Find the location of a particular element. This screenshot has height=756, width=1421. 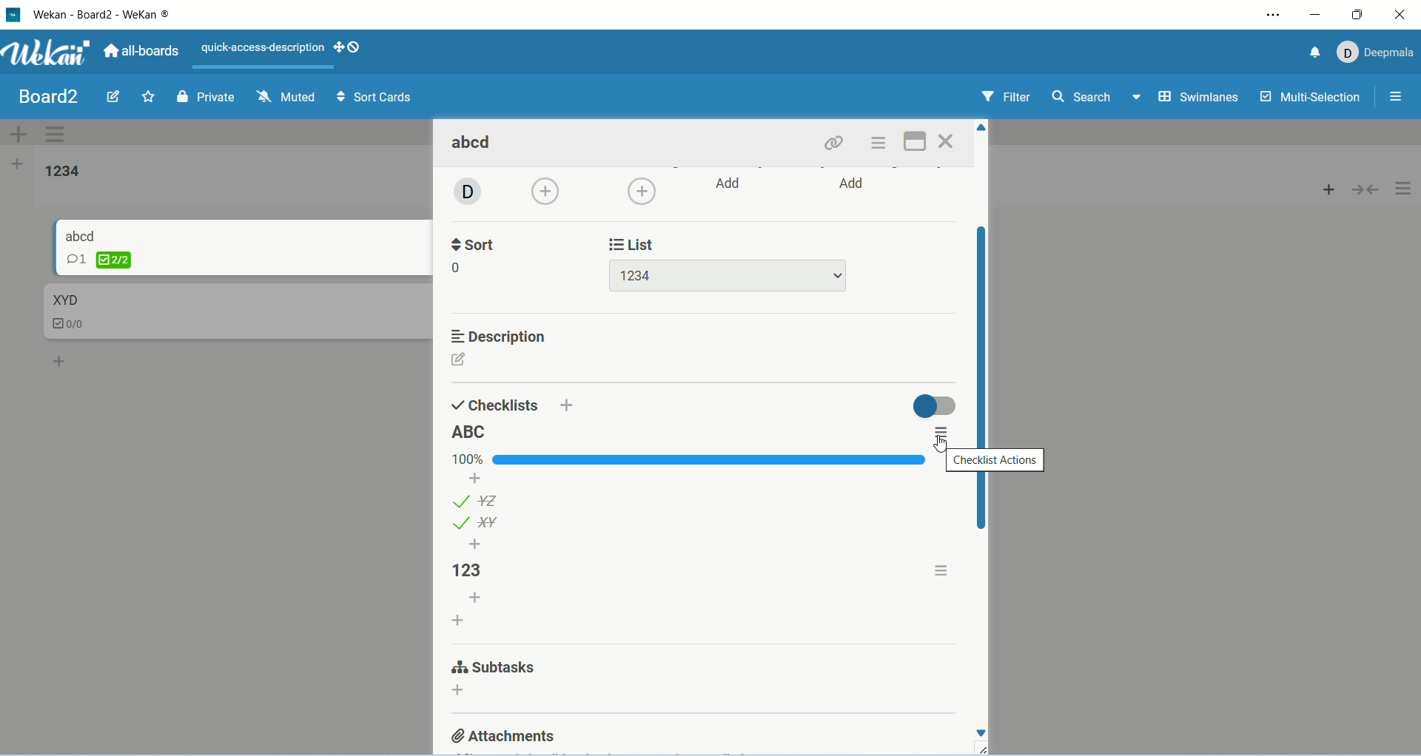

close is located at coordinates (1394, 16).